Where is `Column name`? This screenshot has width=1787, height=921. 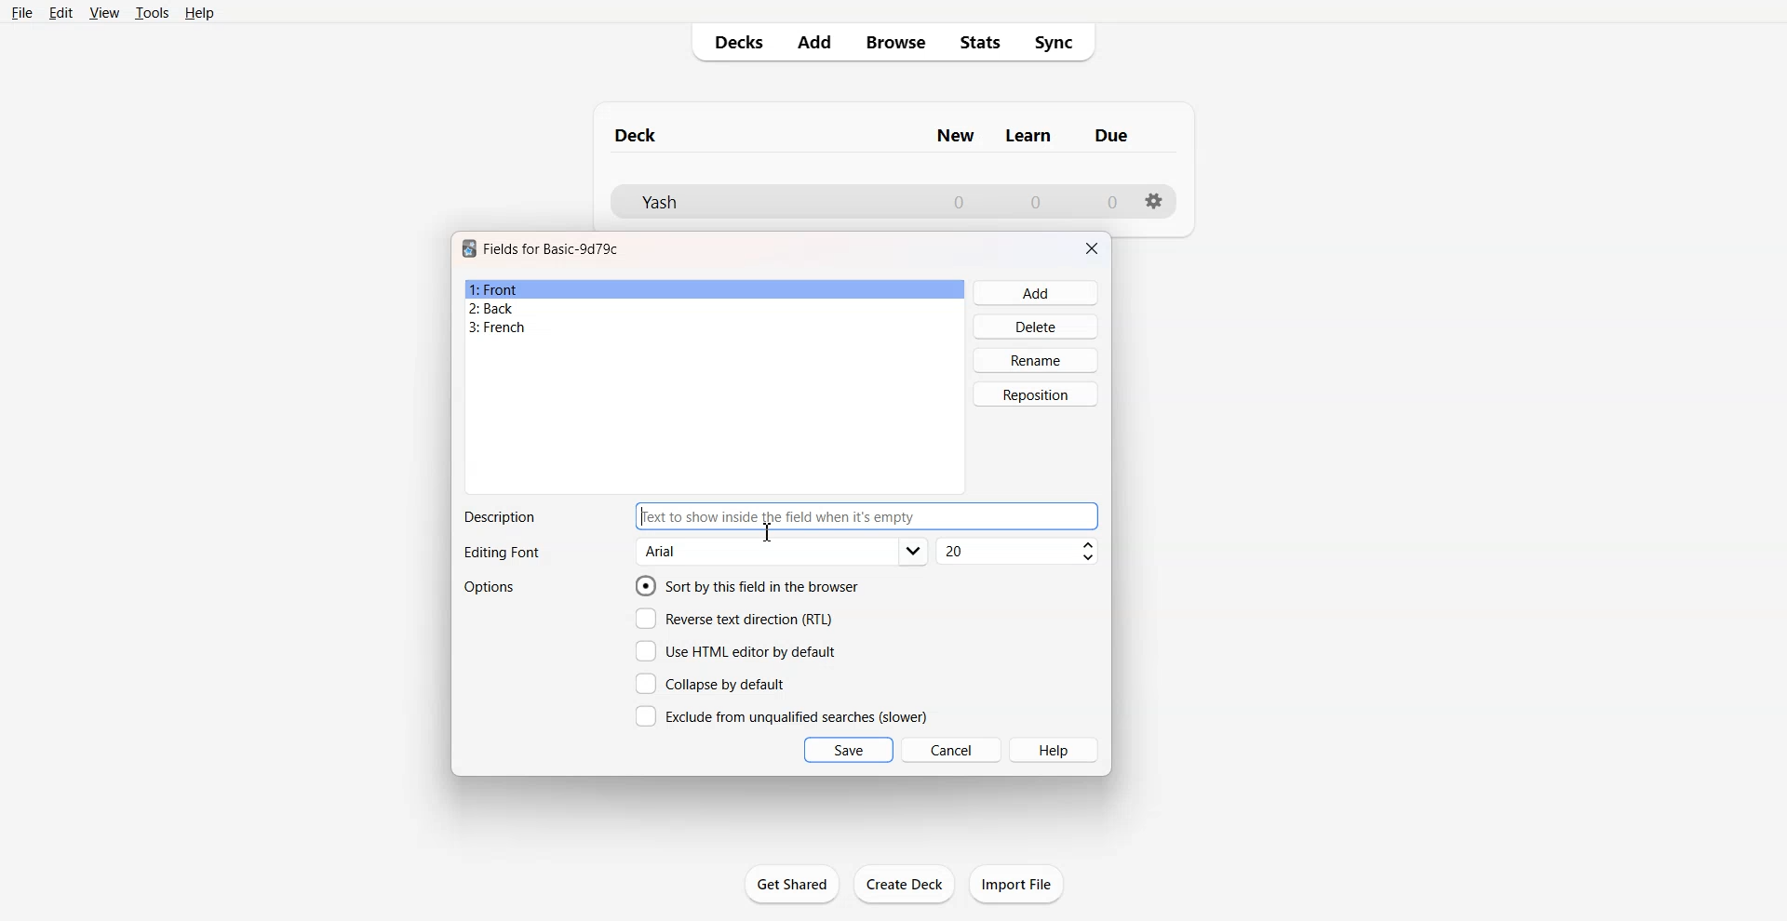
Column name is located at coordinates (1028, 136).